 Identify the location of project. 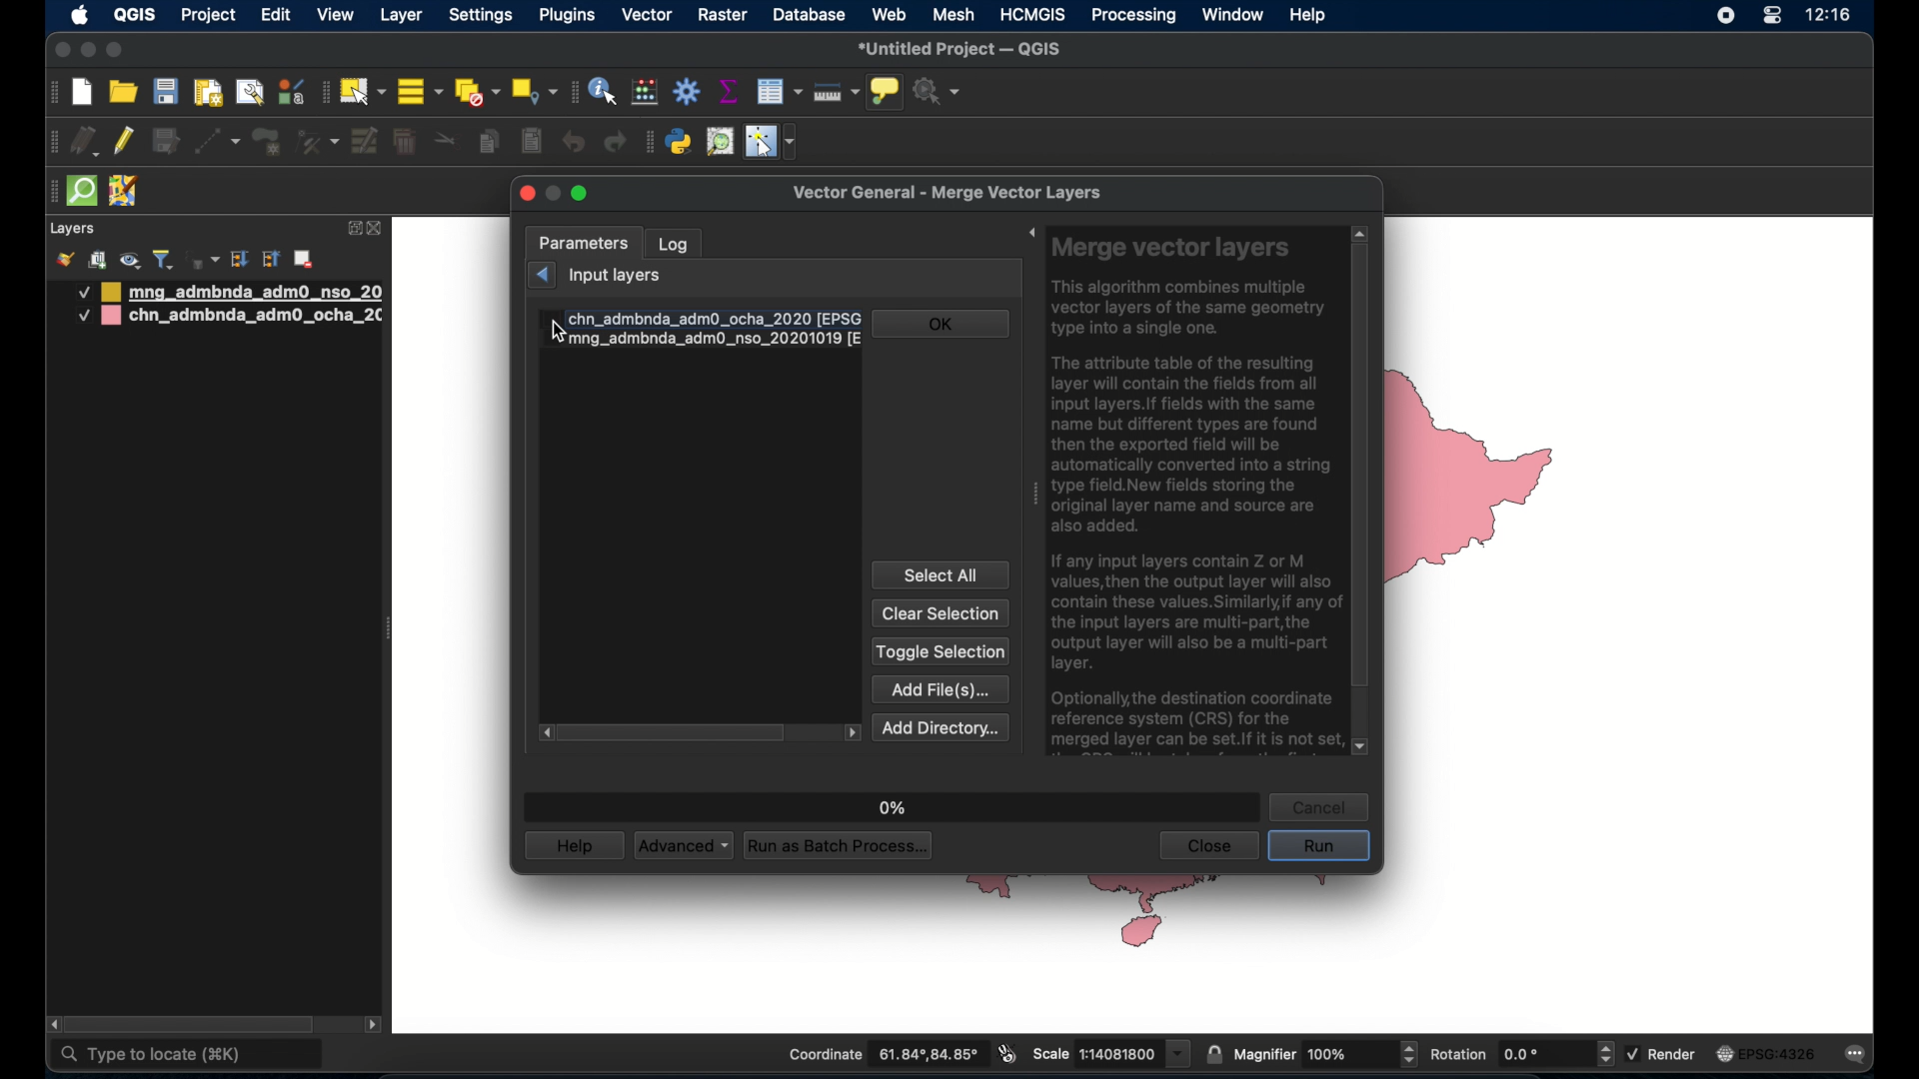
(210, 17).